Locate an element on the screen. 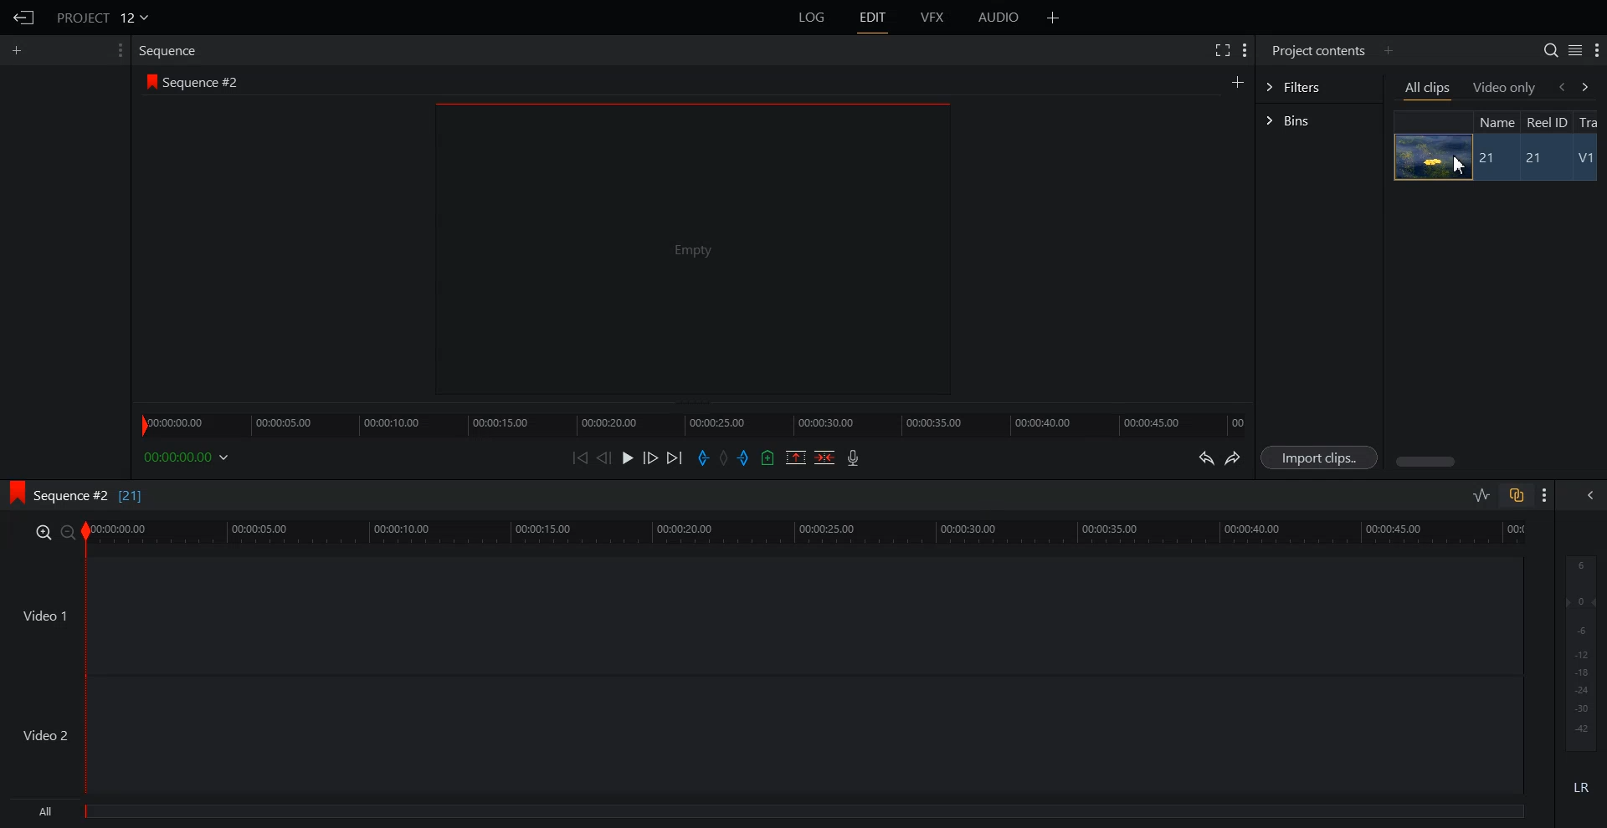  Horizontal scroll bar is located at coordinates (1428, 462).